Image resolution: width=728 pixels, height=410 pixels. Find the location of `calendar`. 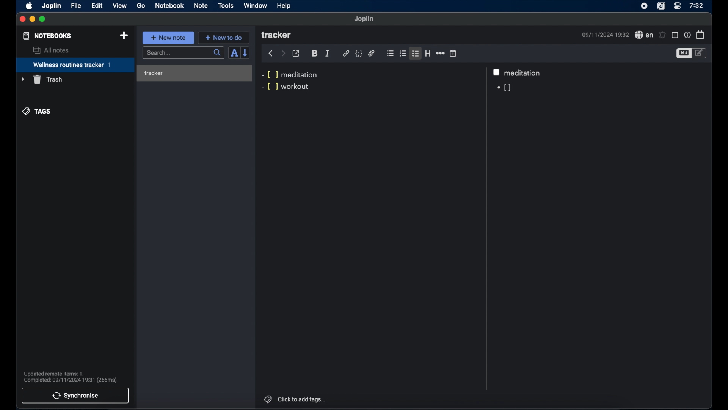

calendar is located at coordinates (700, 35).